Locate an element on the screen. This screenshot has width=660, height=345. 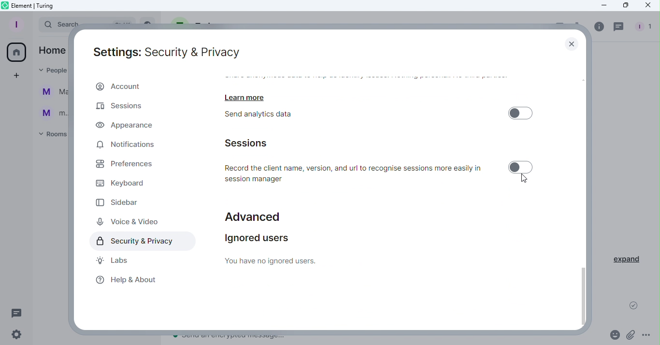
Threads is located at coordinates (18, 313).